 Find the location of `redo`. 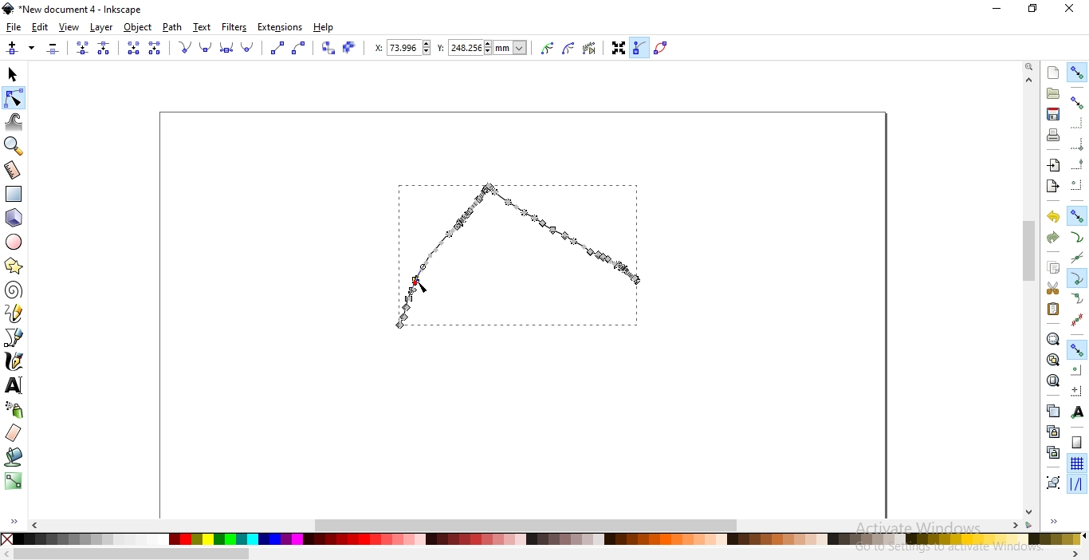

redo is located at coordinates (1052, 238).